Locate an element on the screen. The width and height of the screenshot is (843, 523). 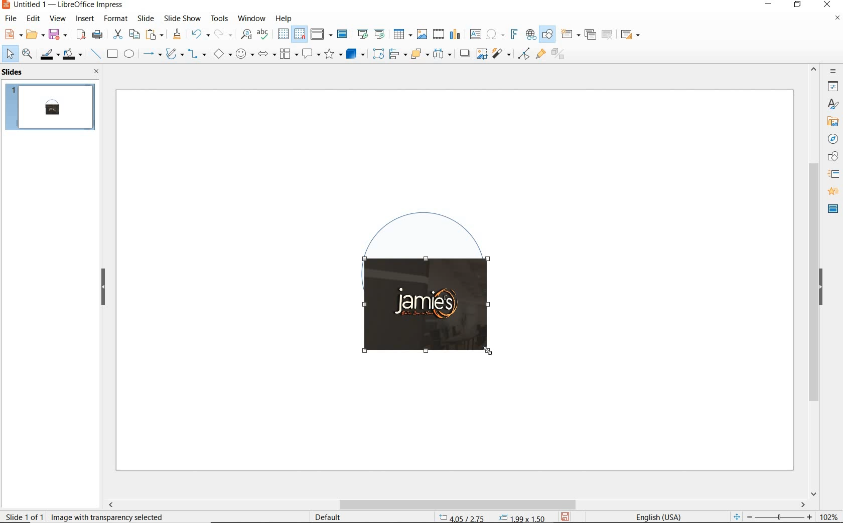
close document is located at coordinates (837, 20).